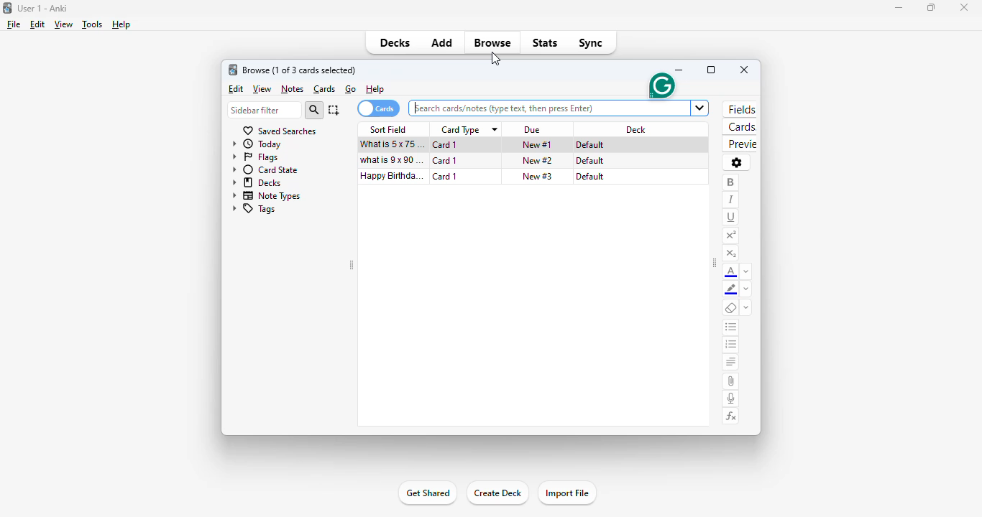 The image size is (982, 517). I want to click on happy birthday song!!!.mp3, so click(392, 174).